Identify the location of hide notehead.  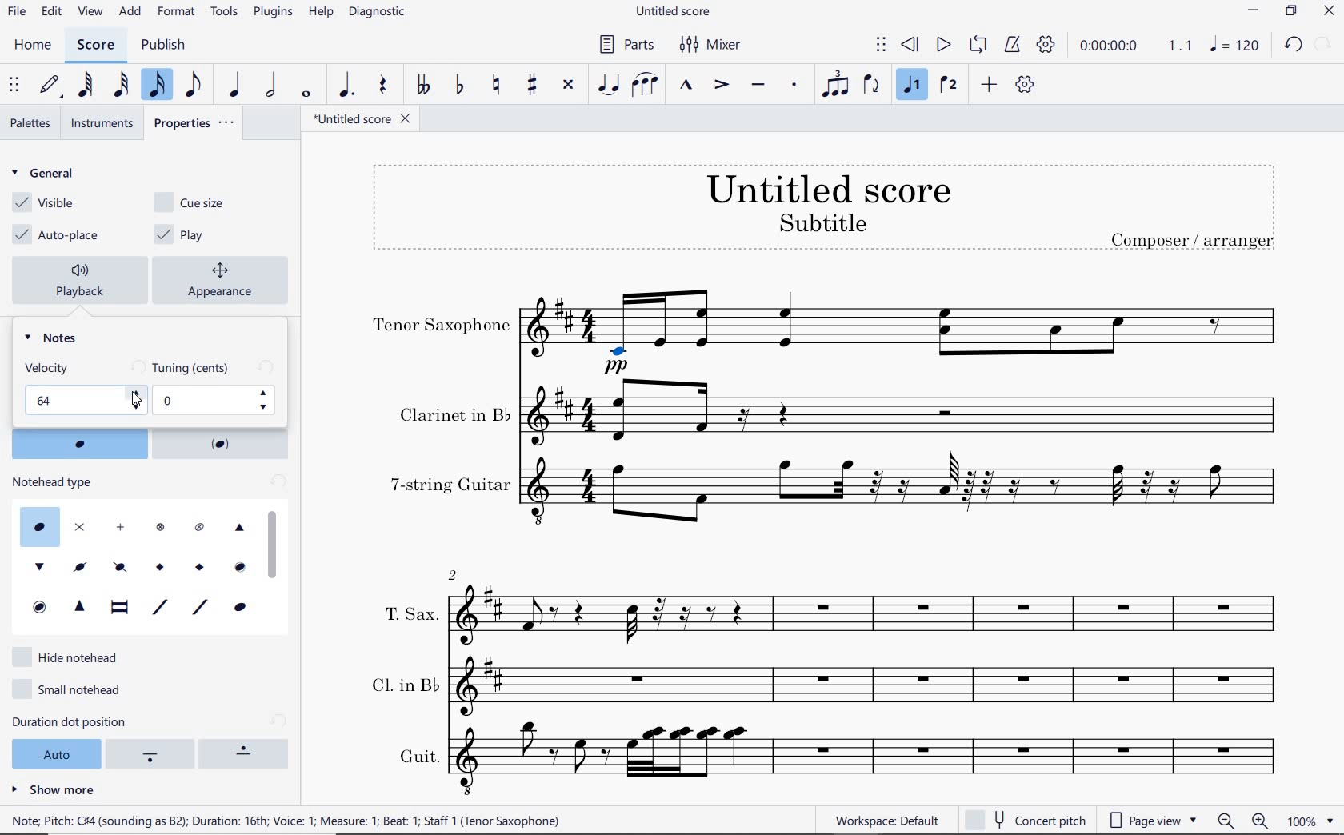
(71, 656).